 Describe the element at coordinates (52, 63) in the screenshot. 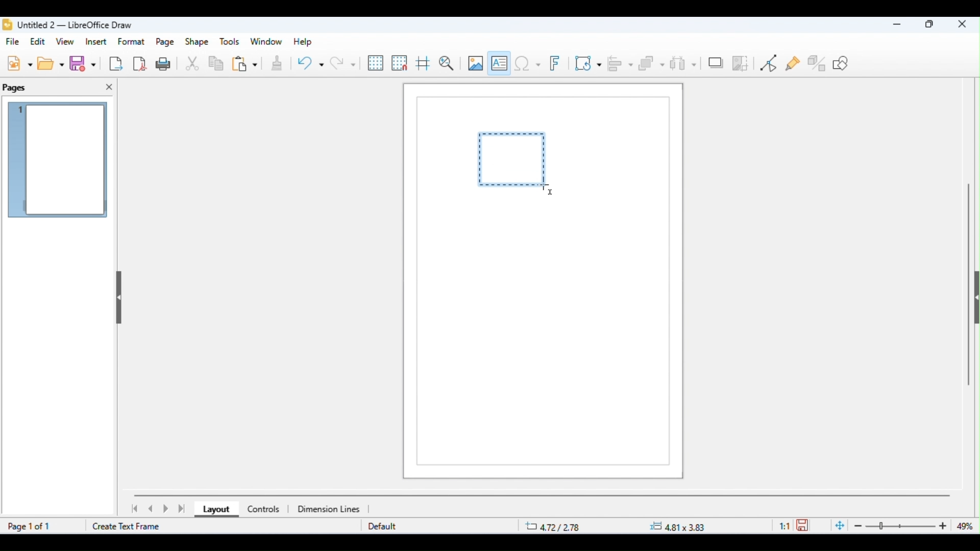

I see `open` at that location.